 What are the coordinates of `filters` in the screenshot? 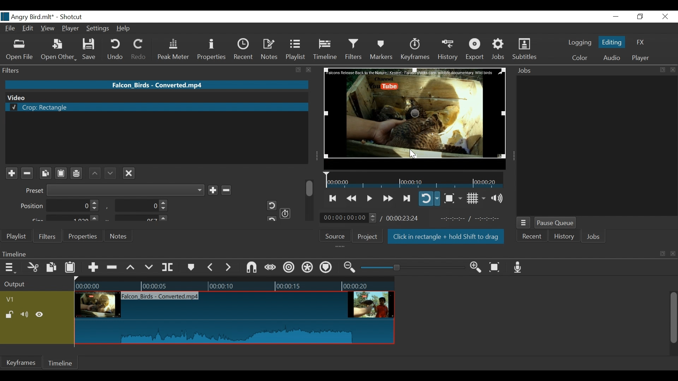 It's located at (143, 70).